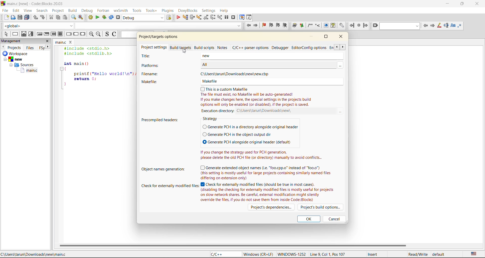 The width and height of the screenshot is (485, 258). Describe the element at coordinates (291, 255) in the screenshot. I see `WINDOWS-1252` at that location.